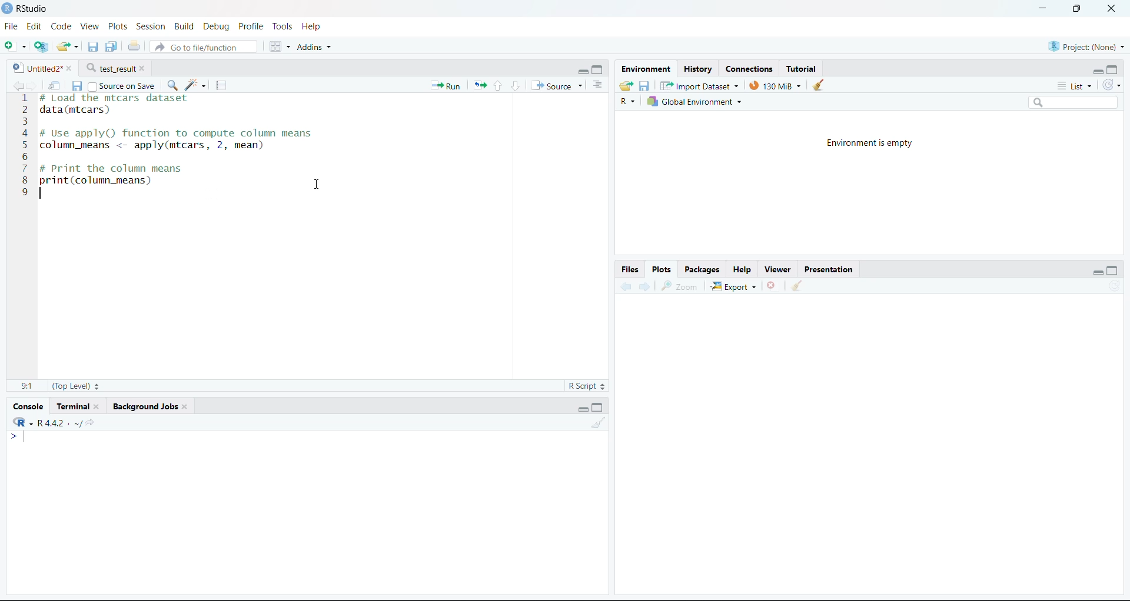  Describe the element at coordinates (152, 403) in the screenshot. I see `Background Jobs` at that location.